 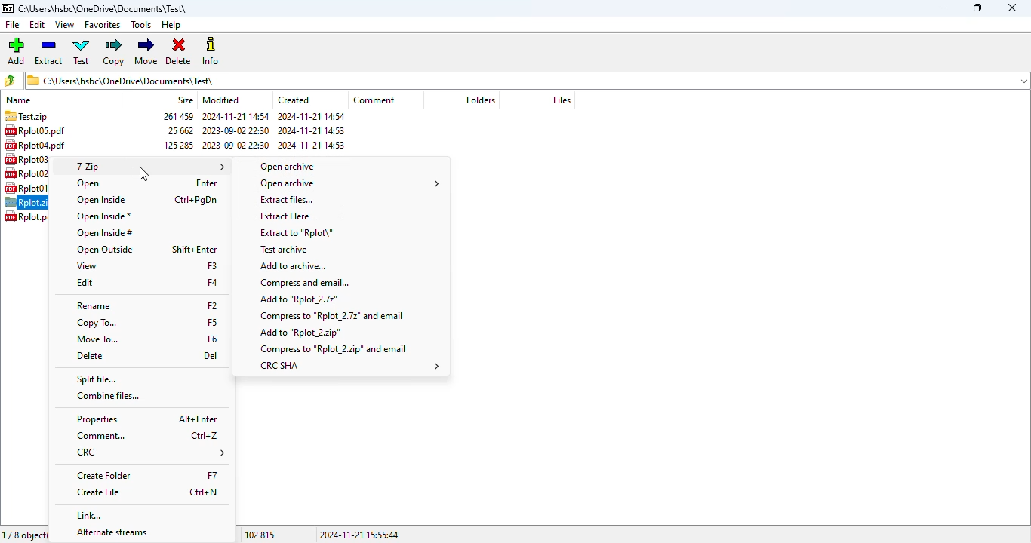 What do you see at coordinates (101, 200) in the screenshot?
I see `open inside` at bounding box center [101, 200].